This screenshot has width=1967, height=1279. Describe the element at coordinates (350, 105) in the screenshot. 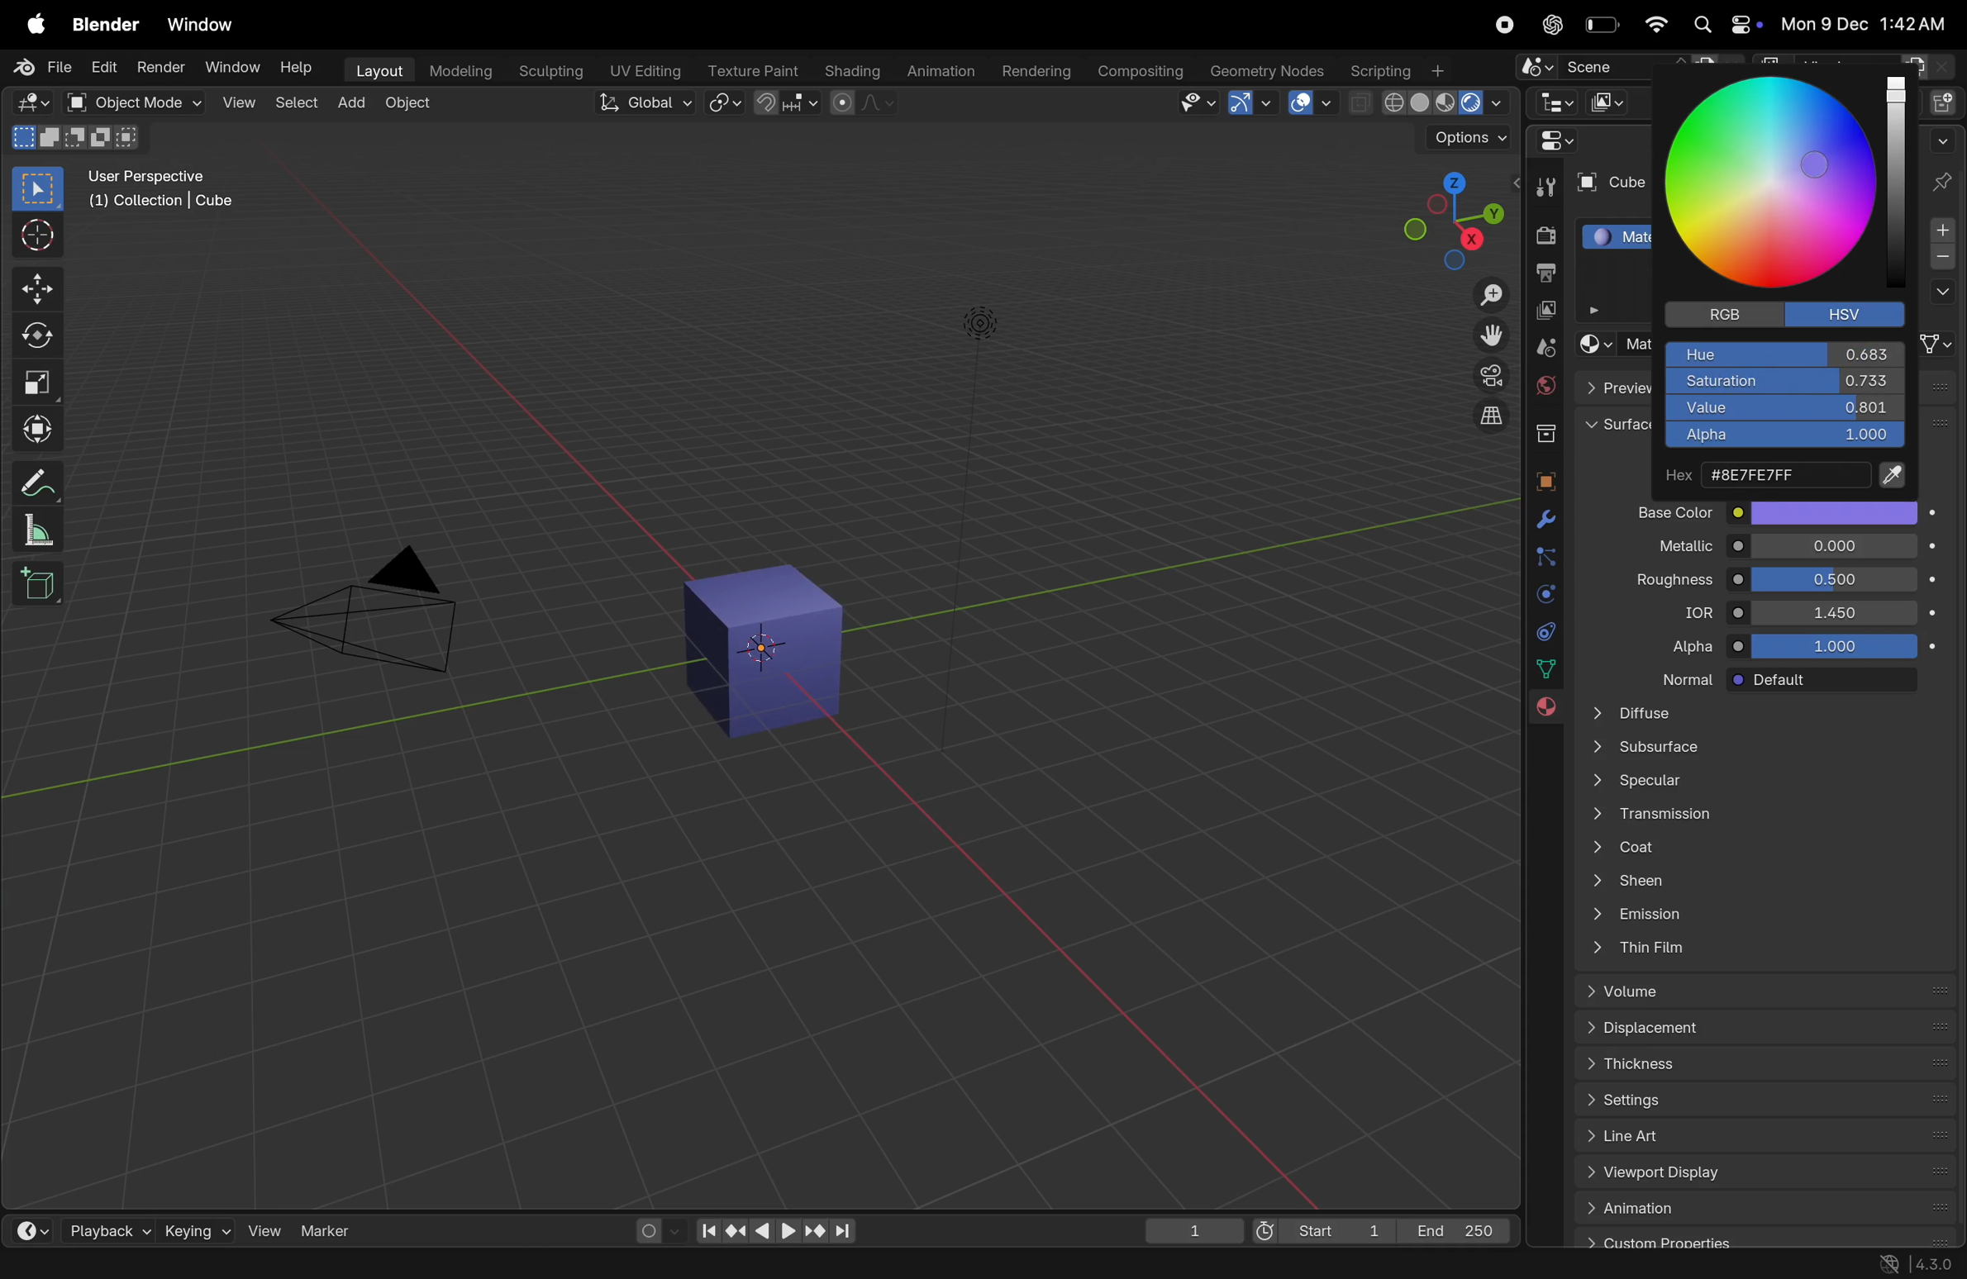

I see `add` at that location.